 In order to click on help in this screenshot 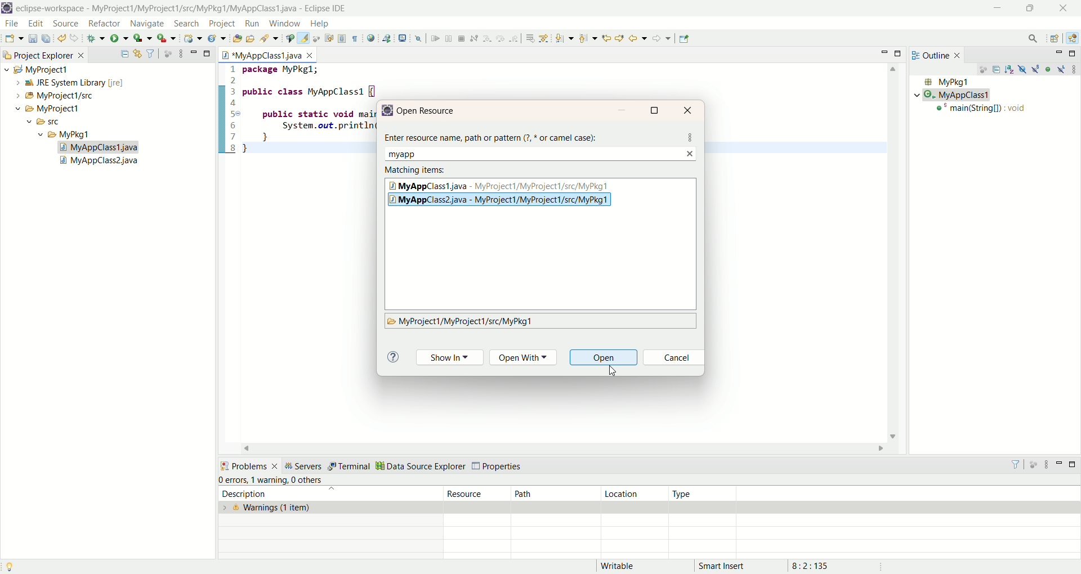, I will do `click(392, 357)`.